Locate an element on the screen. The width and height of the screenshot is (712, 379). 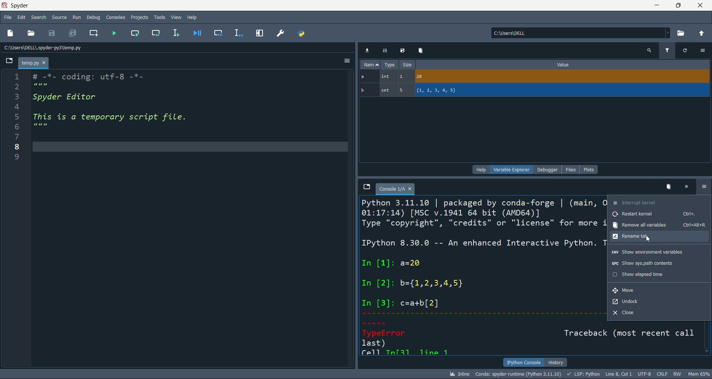
ipython console is located at coordinates (522, 362).